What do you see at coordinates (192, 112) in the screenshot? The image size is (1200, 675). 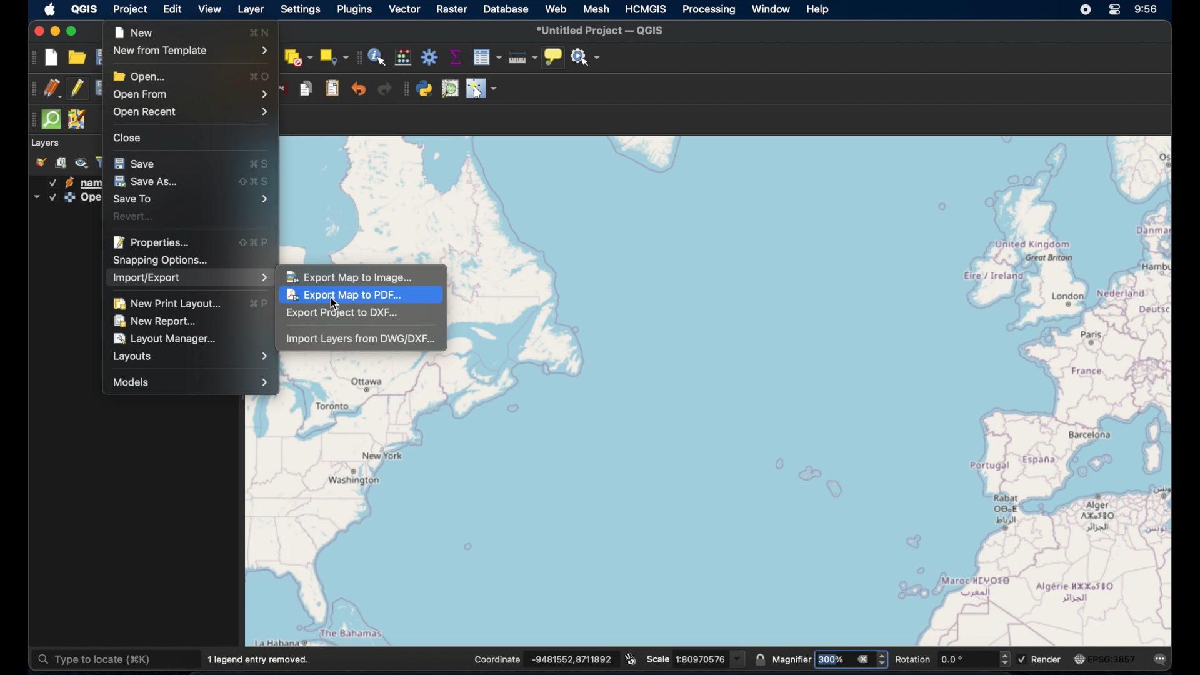 I see `open recent menu` at bounding box center [192, 112].